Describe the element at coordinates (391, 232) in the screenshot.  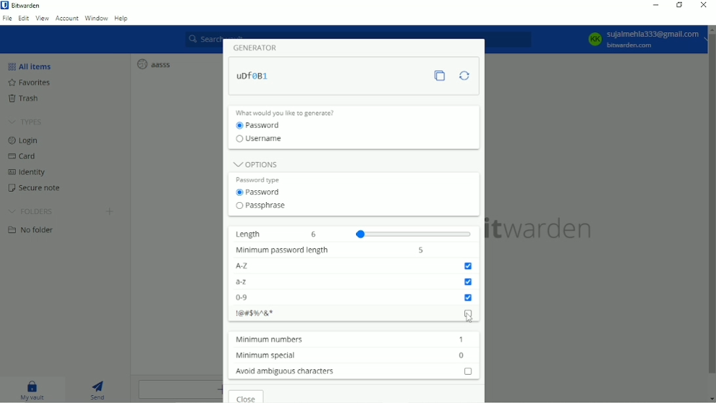
I see `length slider` at that location.